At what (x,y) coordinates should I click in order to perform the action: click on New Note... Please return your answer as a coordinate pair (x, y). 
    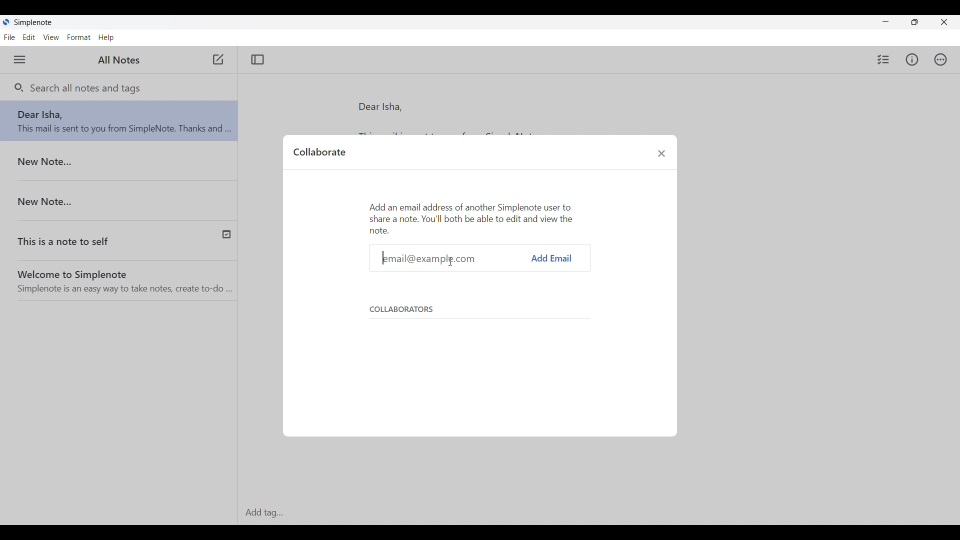
    Looking at the image, I should click on (125, 197).